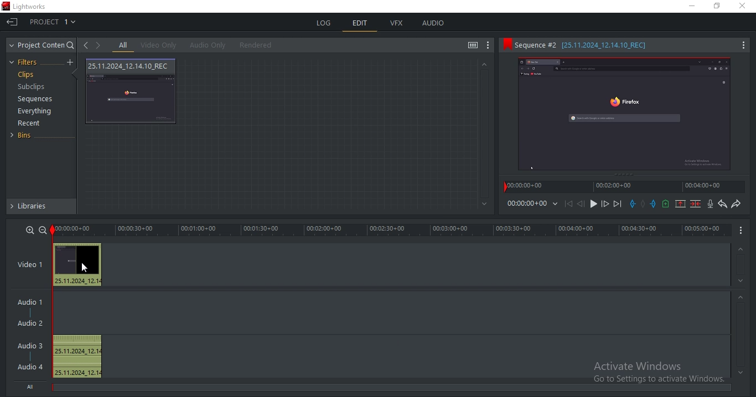 The image size is (756, 397). What do you see at coordinates (54, 23) in the screenshot?
I see `project 1` at bounding box center [54, 23].